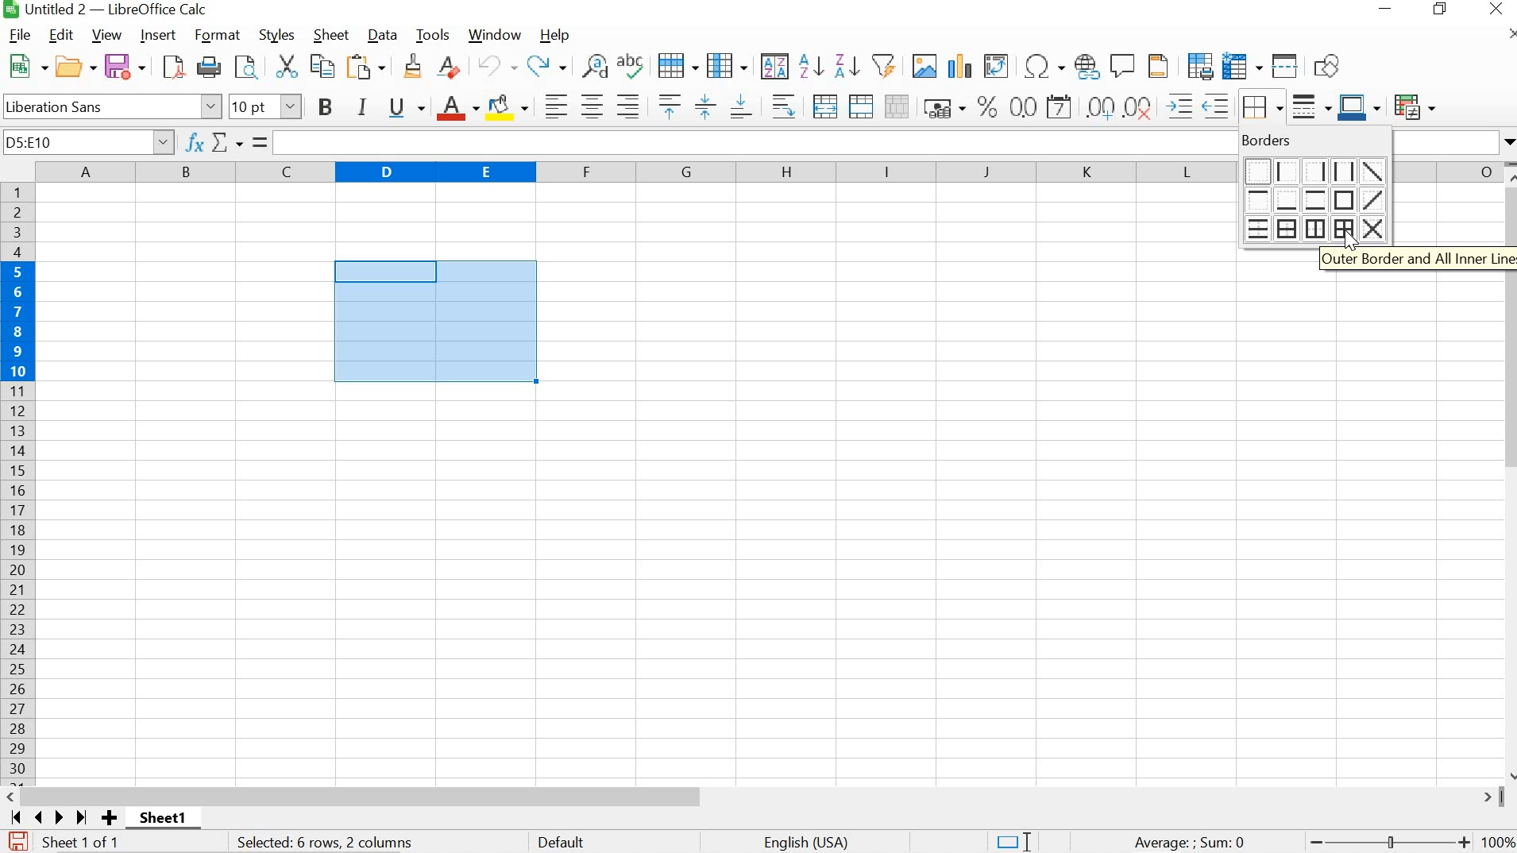 The height and width of the screenshot is (853, 1517). I want to click on OPEN, so click(75, 67).